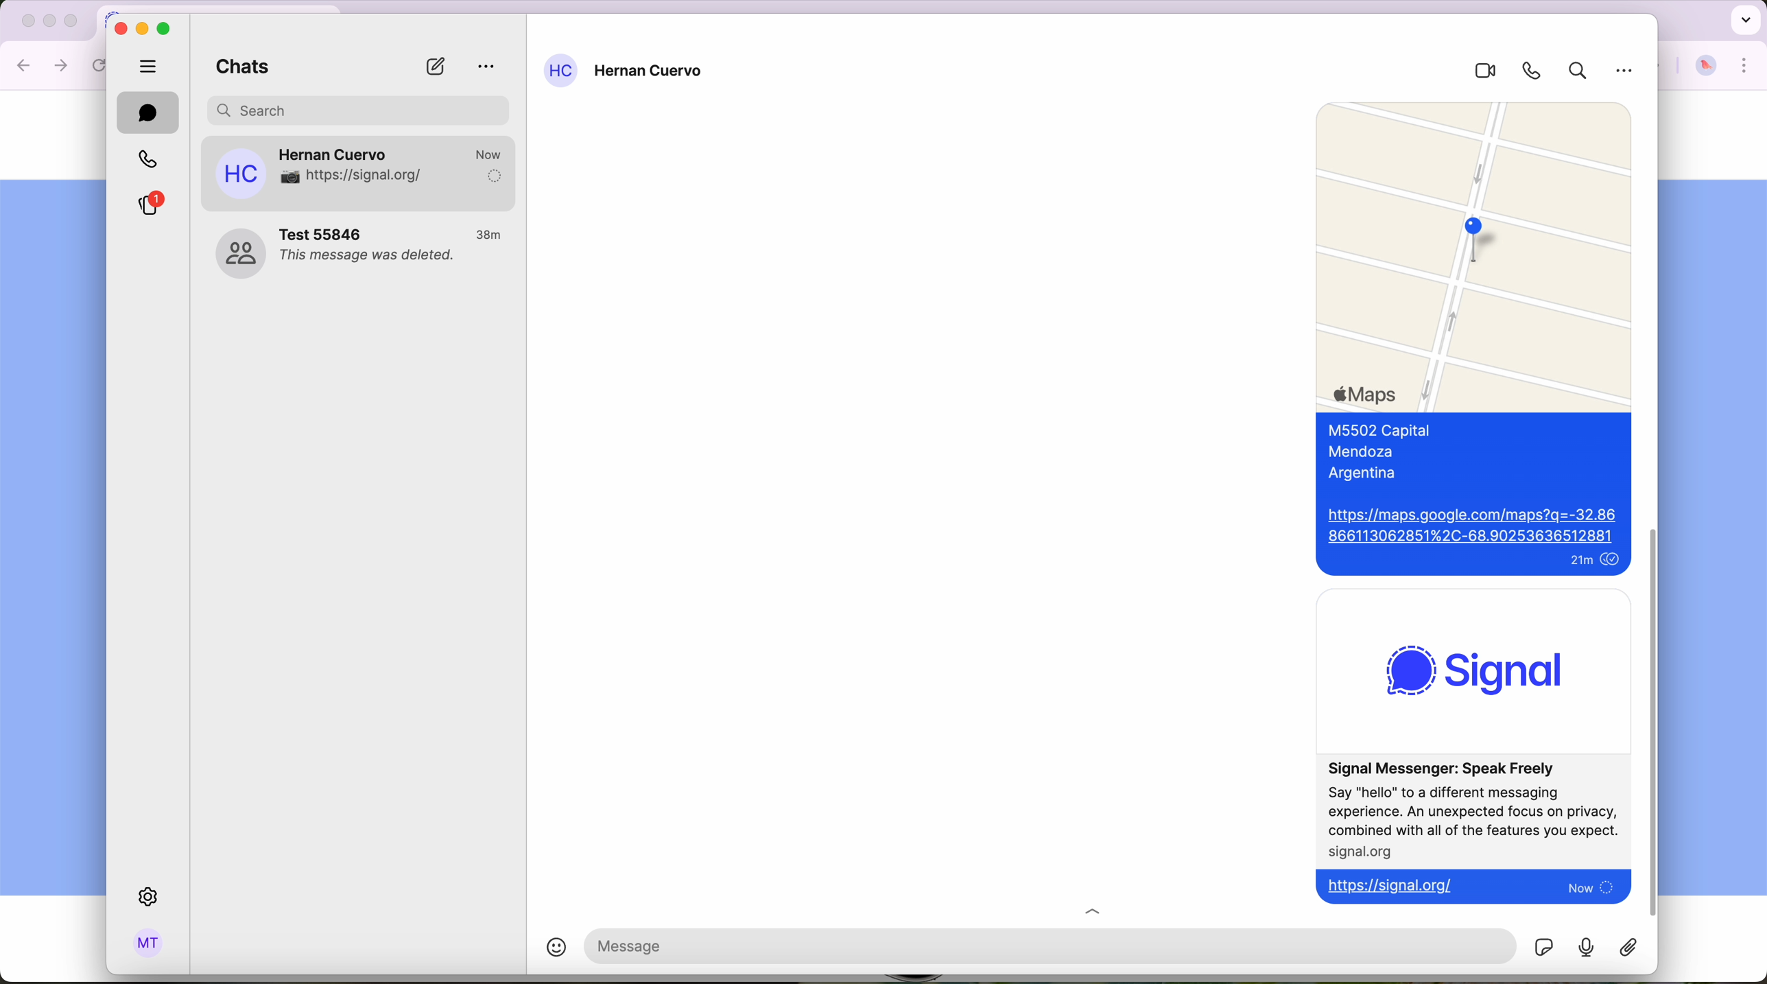 The image size is (1767, 984). Describe the element at coordinates (324, 233) in the screenshot. I see `Test 55846` at that location.